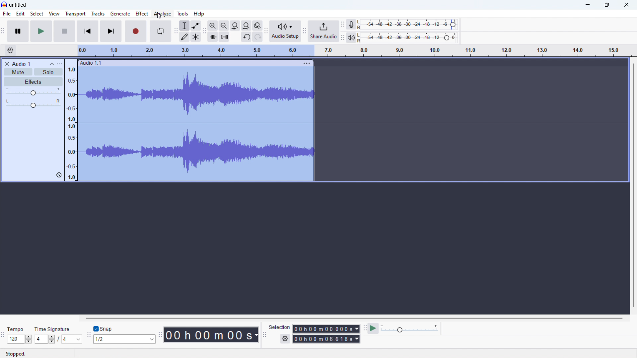 This screenshot has height=358, width=637. I want to click on recording level, so click(409, 25).